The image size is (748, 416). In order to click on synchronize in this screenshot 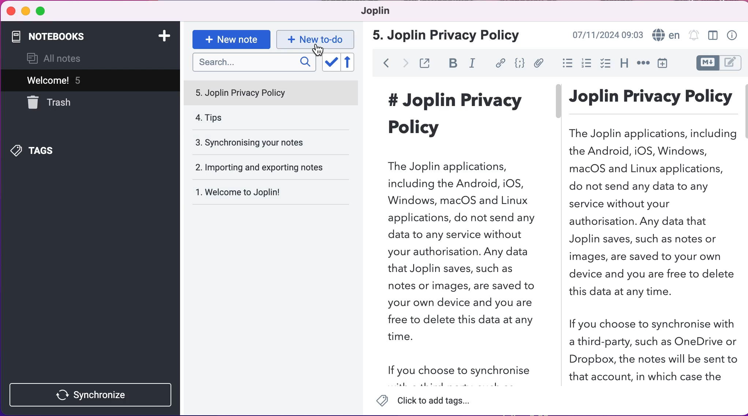, I will do `click(93, 394)`.